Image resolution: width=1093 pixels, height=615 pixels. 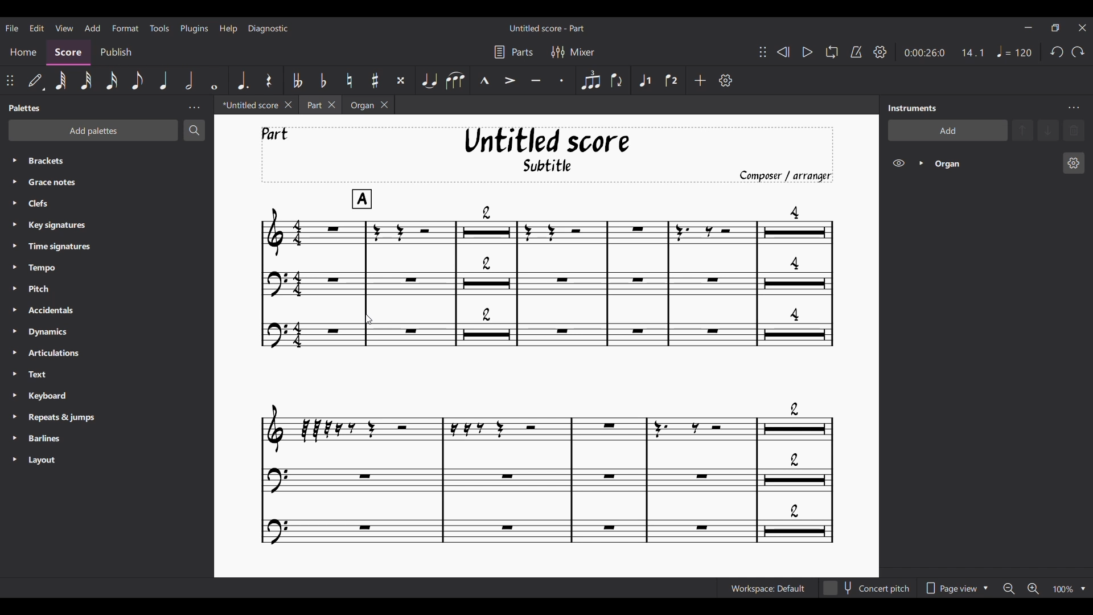 I want to click on View menu, so click(x=64, y=27).